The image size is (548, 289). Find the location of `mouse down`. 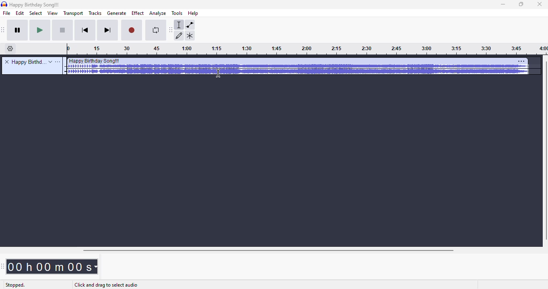

mouse down is located at coordinates (218, 73).